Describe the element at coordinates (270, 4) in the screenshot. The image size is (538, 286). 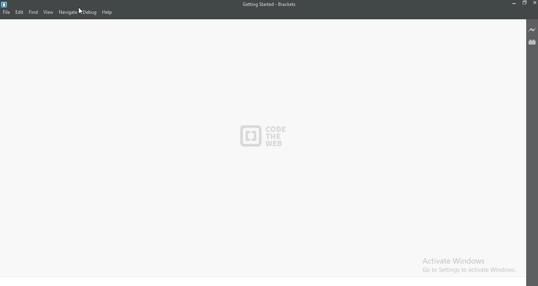
I see `Getting Started - Brackets` at that location.